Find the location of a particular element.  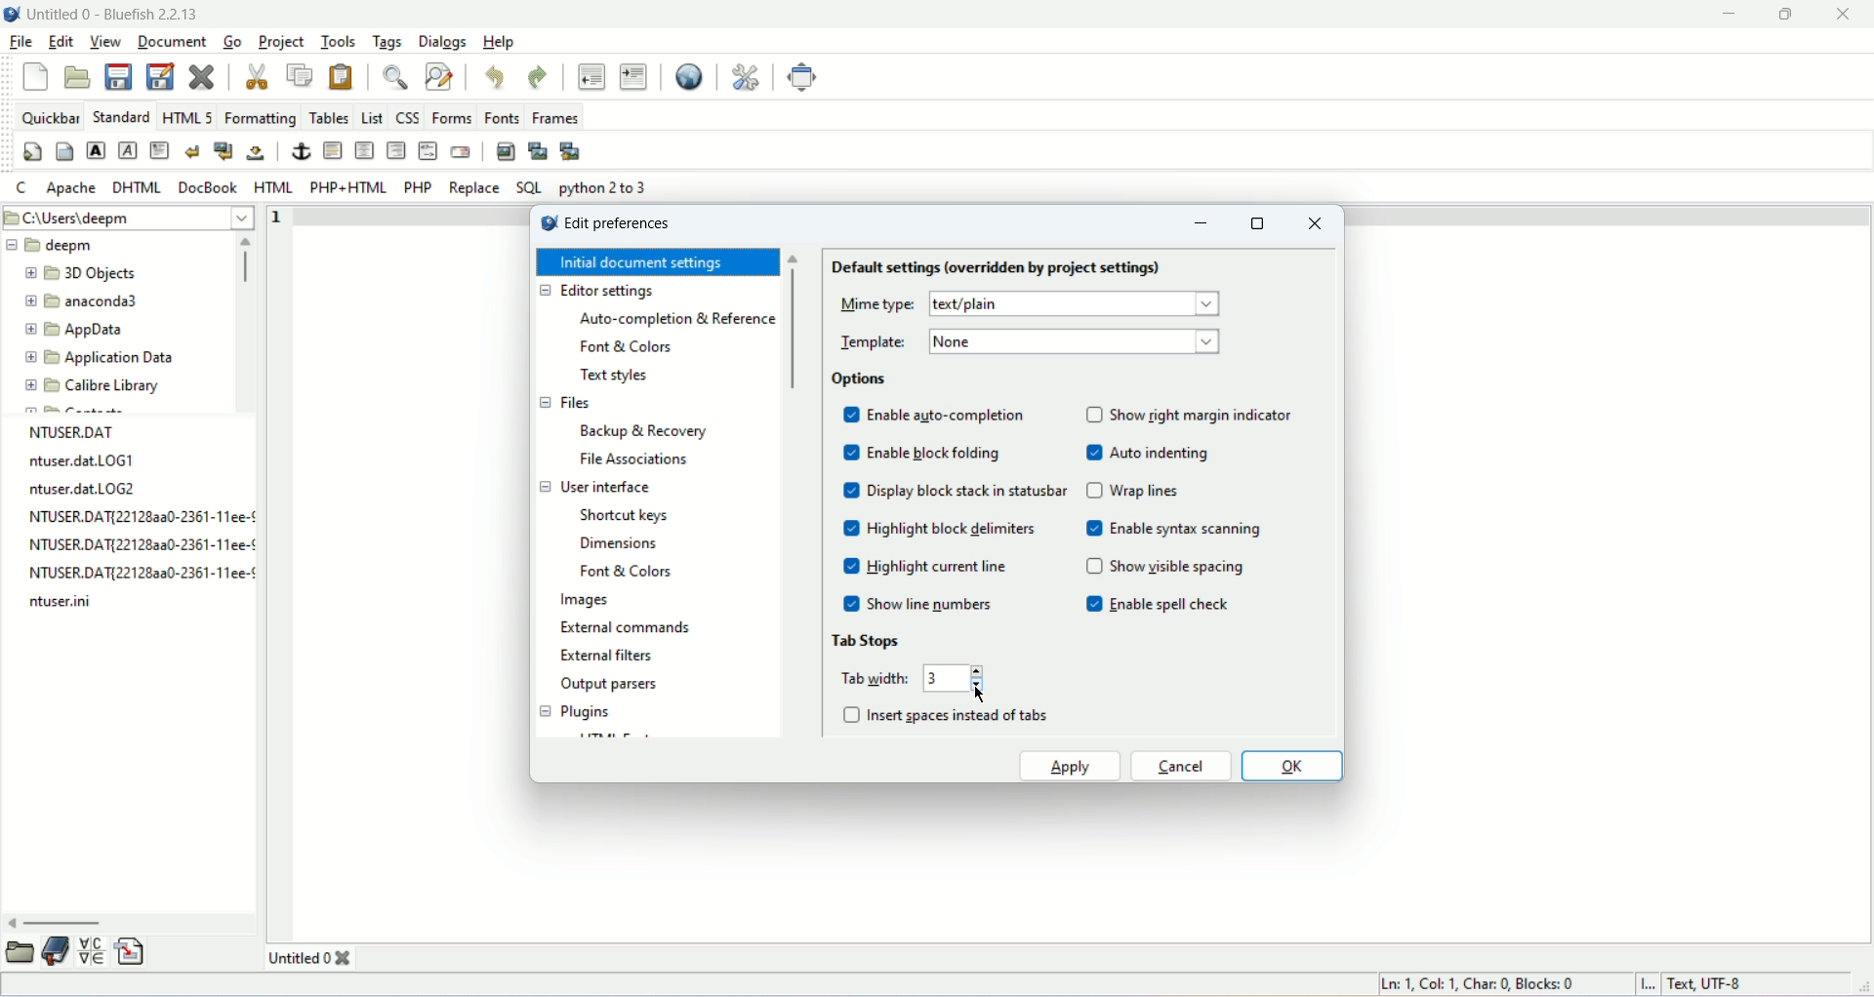

ok is located at coordinates (1292, 765).